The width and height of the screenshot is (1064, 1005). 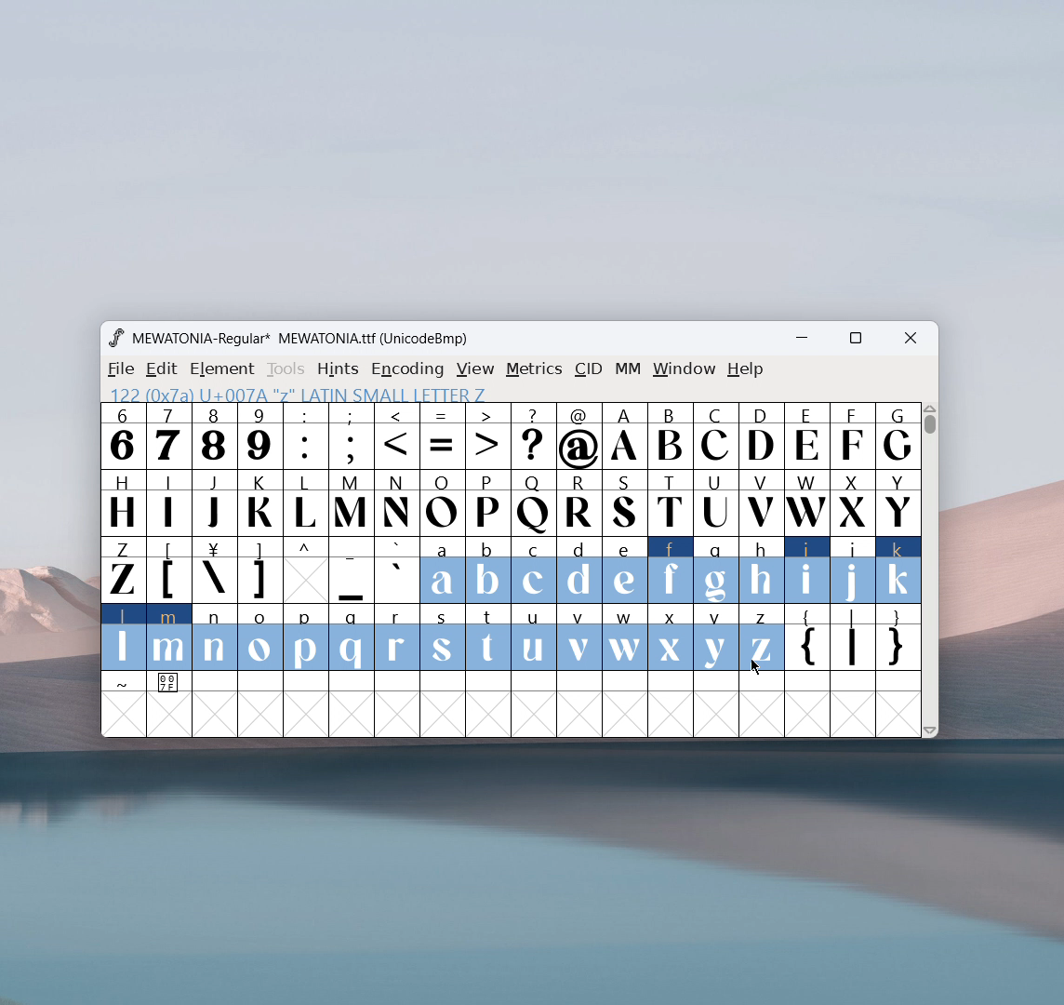 What do you see at coordinates (853, 502) in the screenshot?
I see `X` at bounding box center [853, 502].